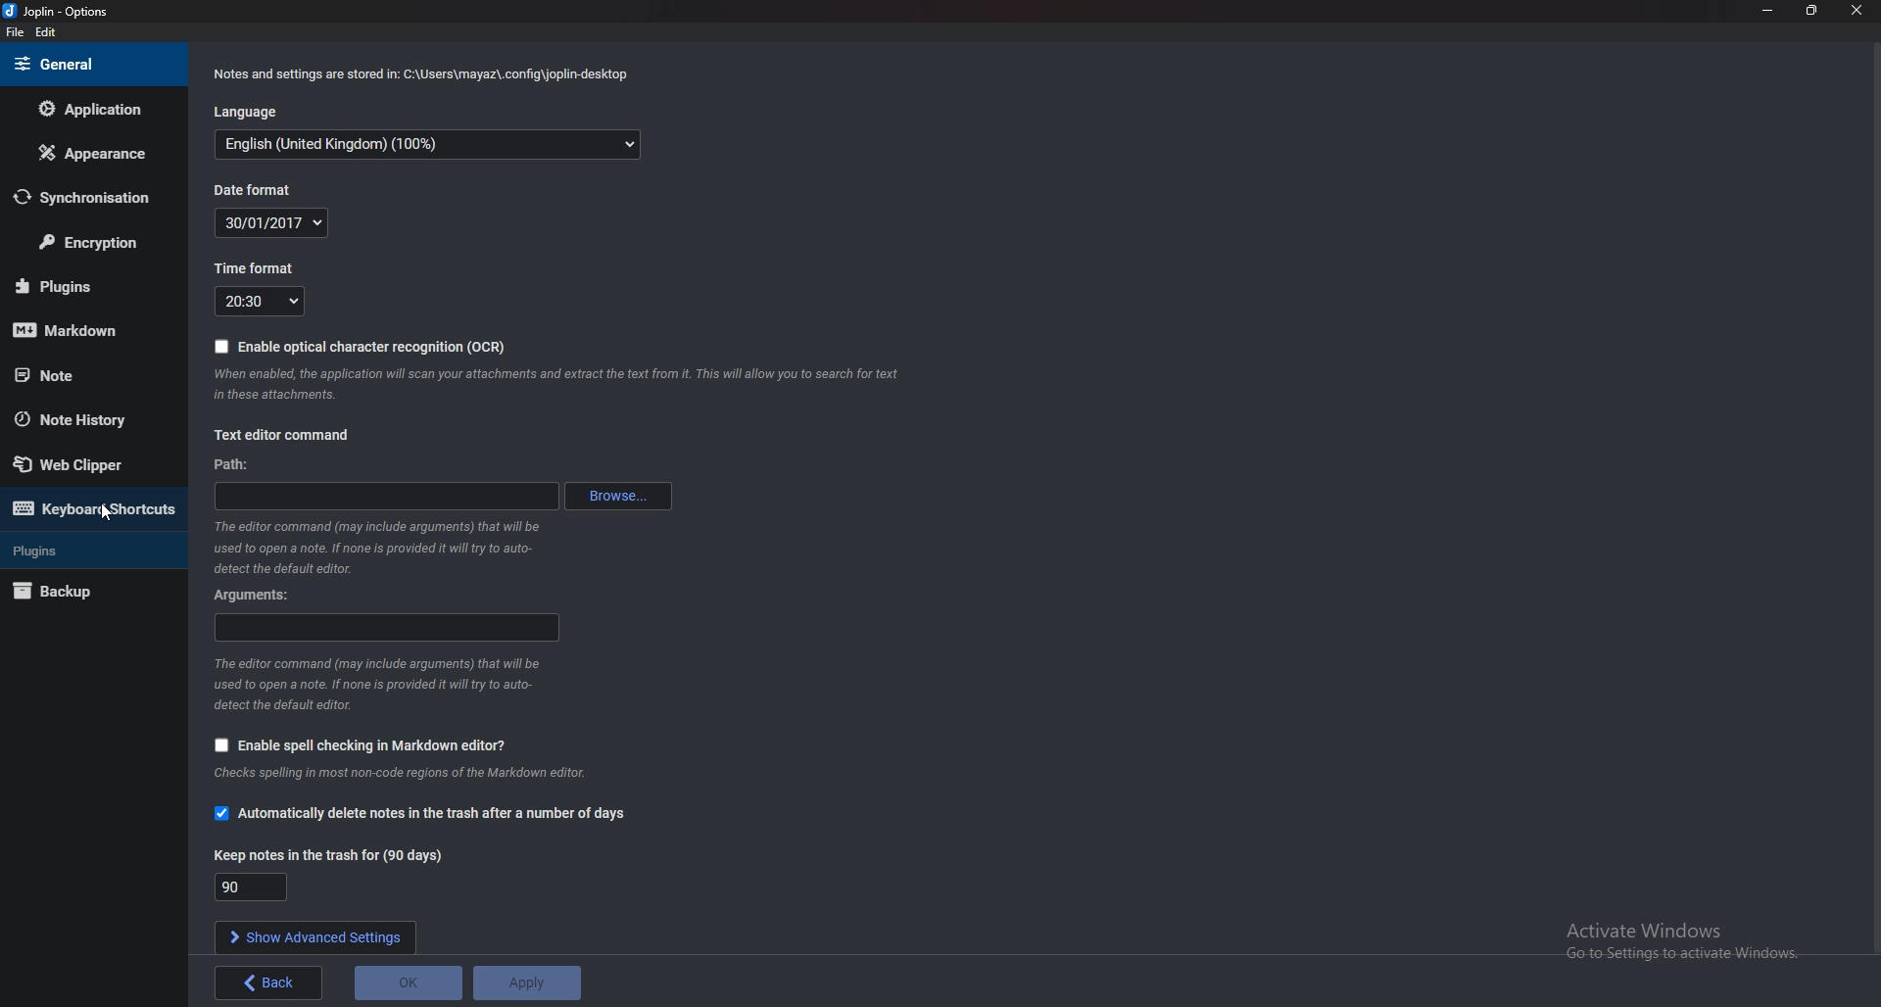 The image size is (1881, 1007). I want to click on close, so click(1855, 10).